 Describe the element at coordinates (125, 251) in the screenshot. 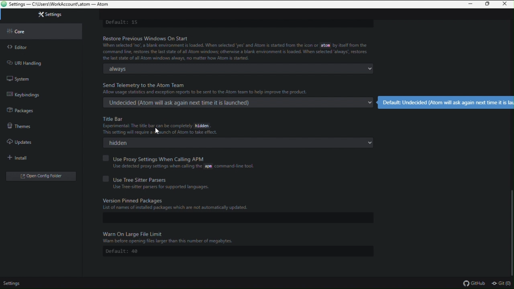

I see `Default: 48` at that location.